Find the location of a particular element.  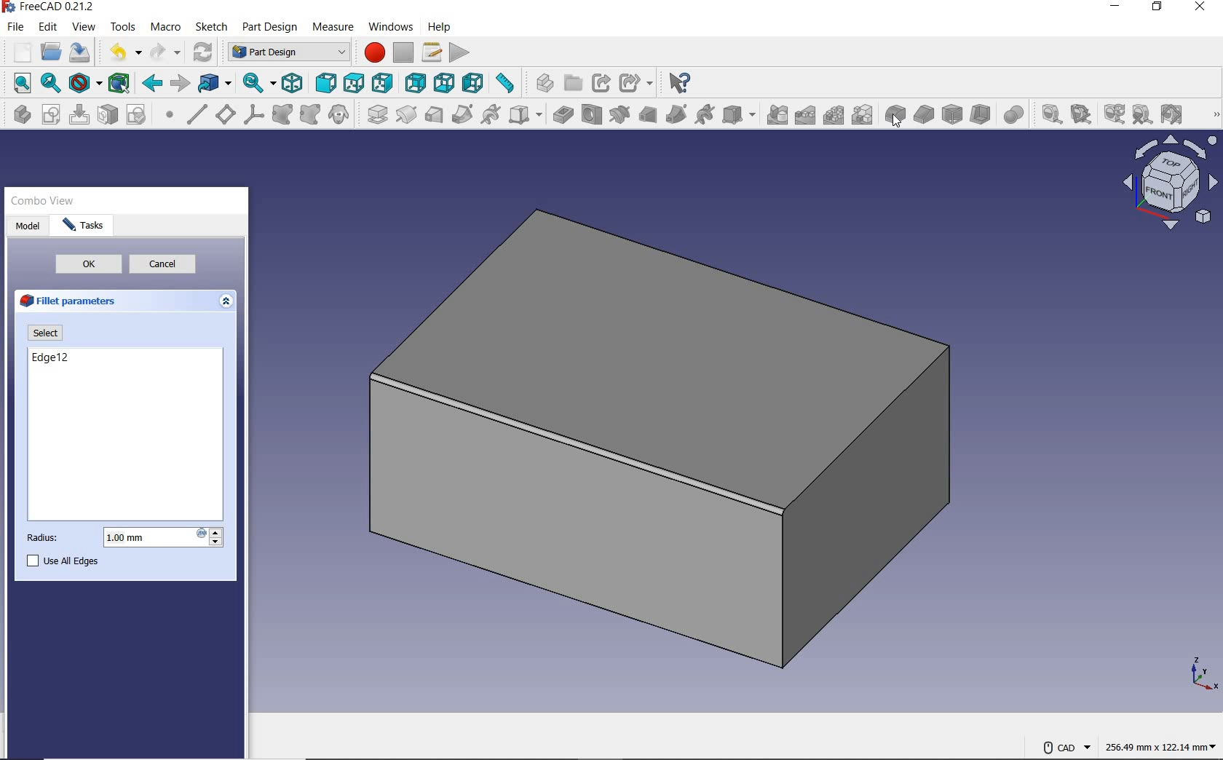

use all edges is located at coordinates (63, 561).